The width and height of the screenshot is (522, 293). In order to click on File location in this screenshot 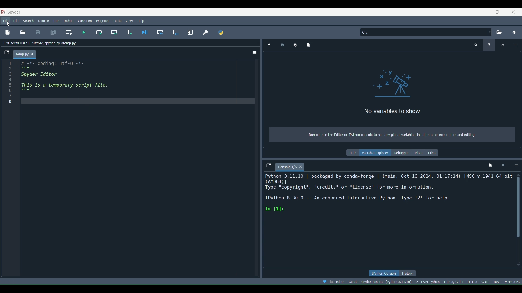, I will do `click(39, 43)`.